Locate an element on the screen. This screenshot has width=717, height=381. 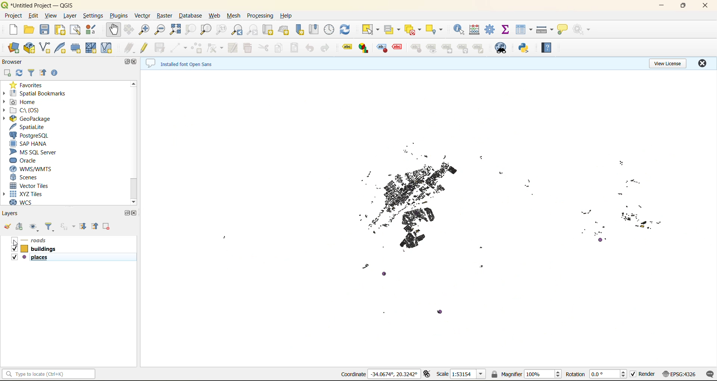
labels toolbar 4 is located at coordinates (397, 47).